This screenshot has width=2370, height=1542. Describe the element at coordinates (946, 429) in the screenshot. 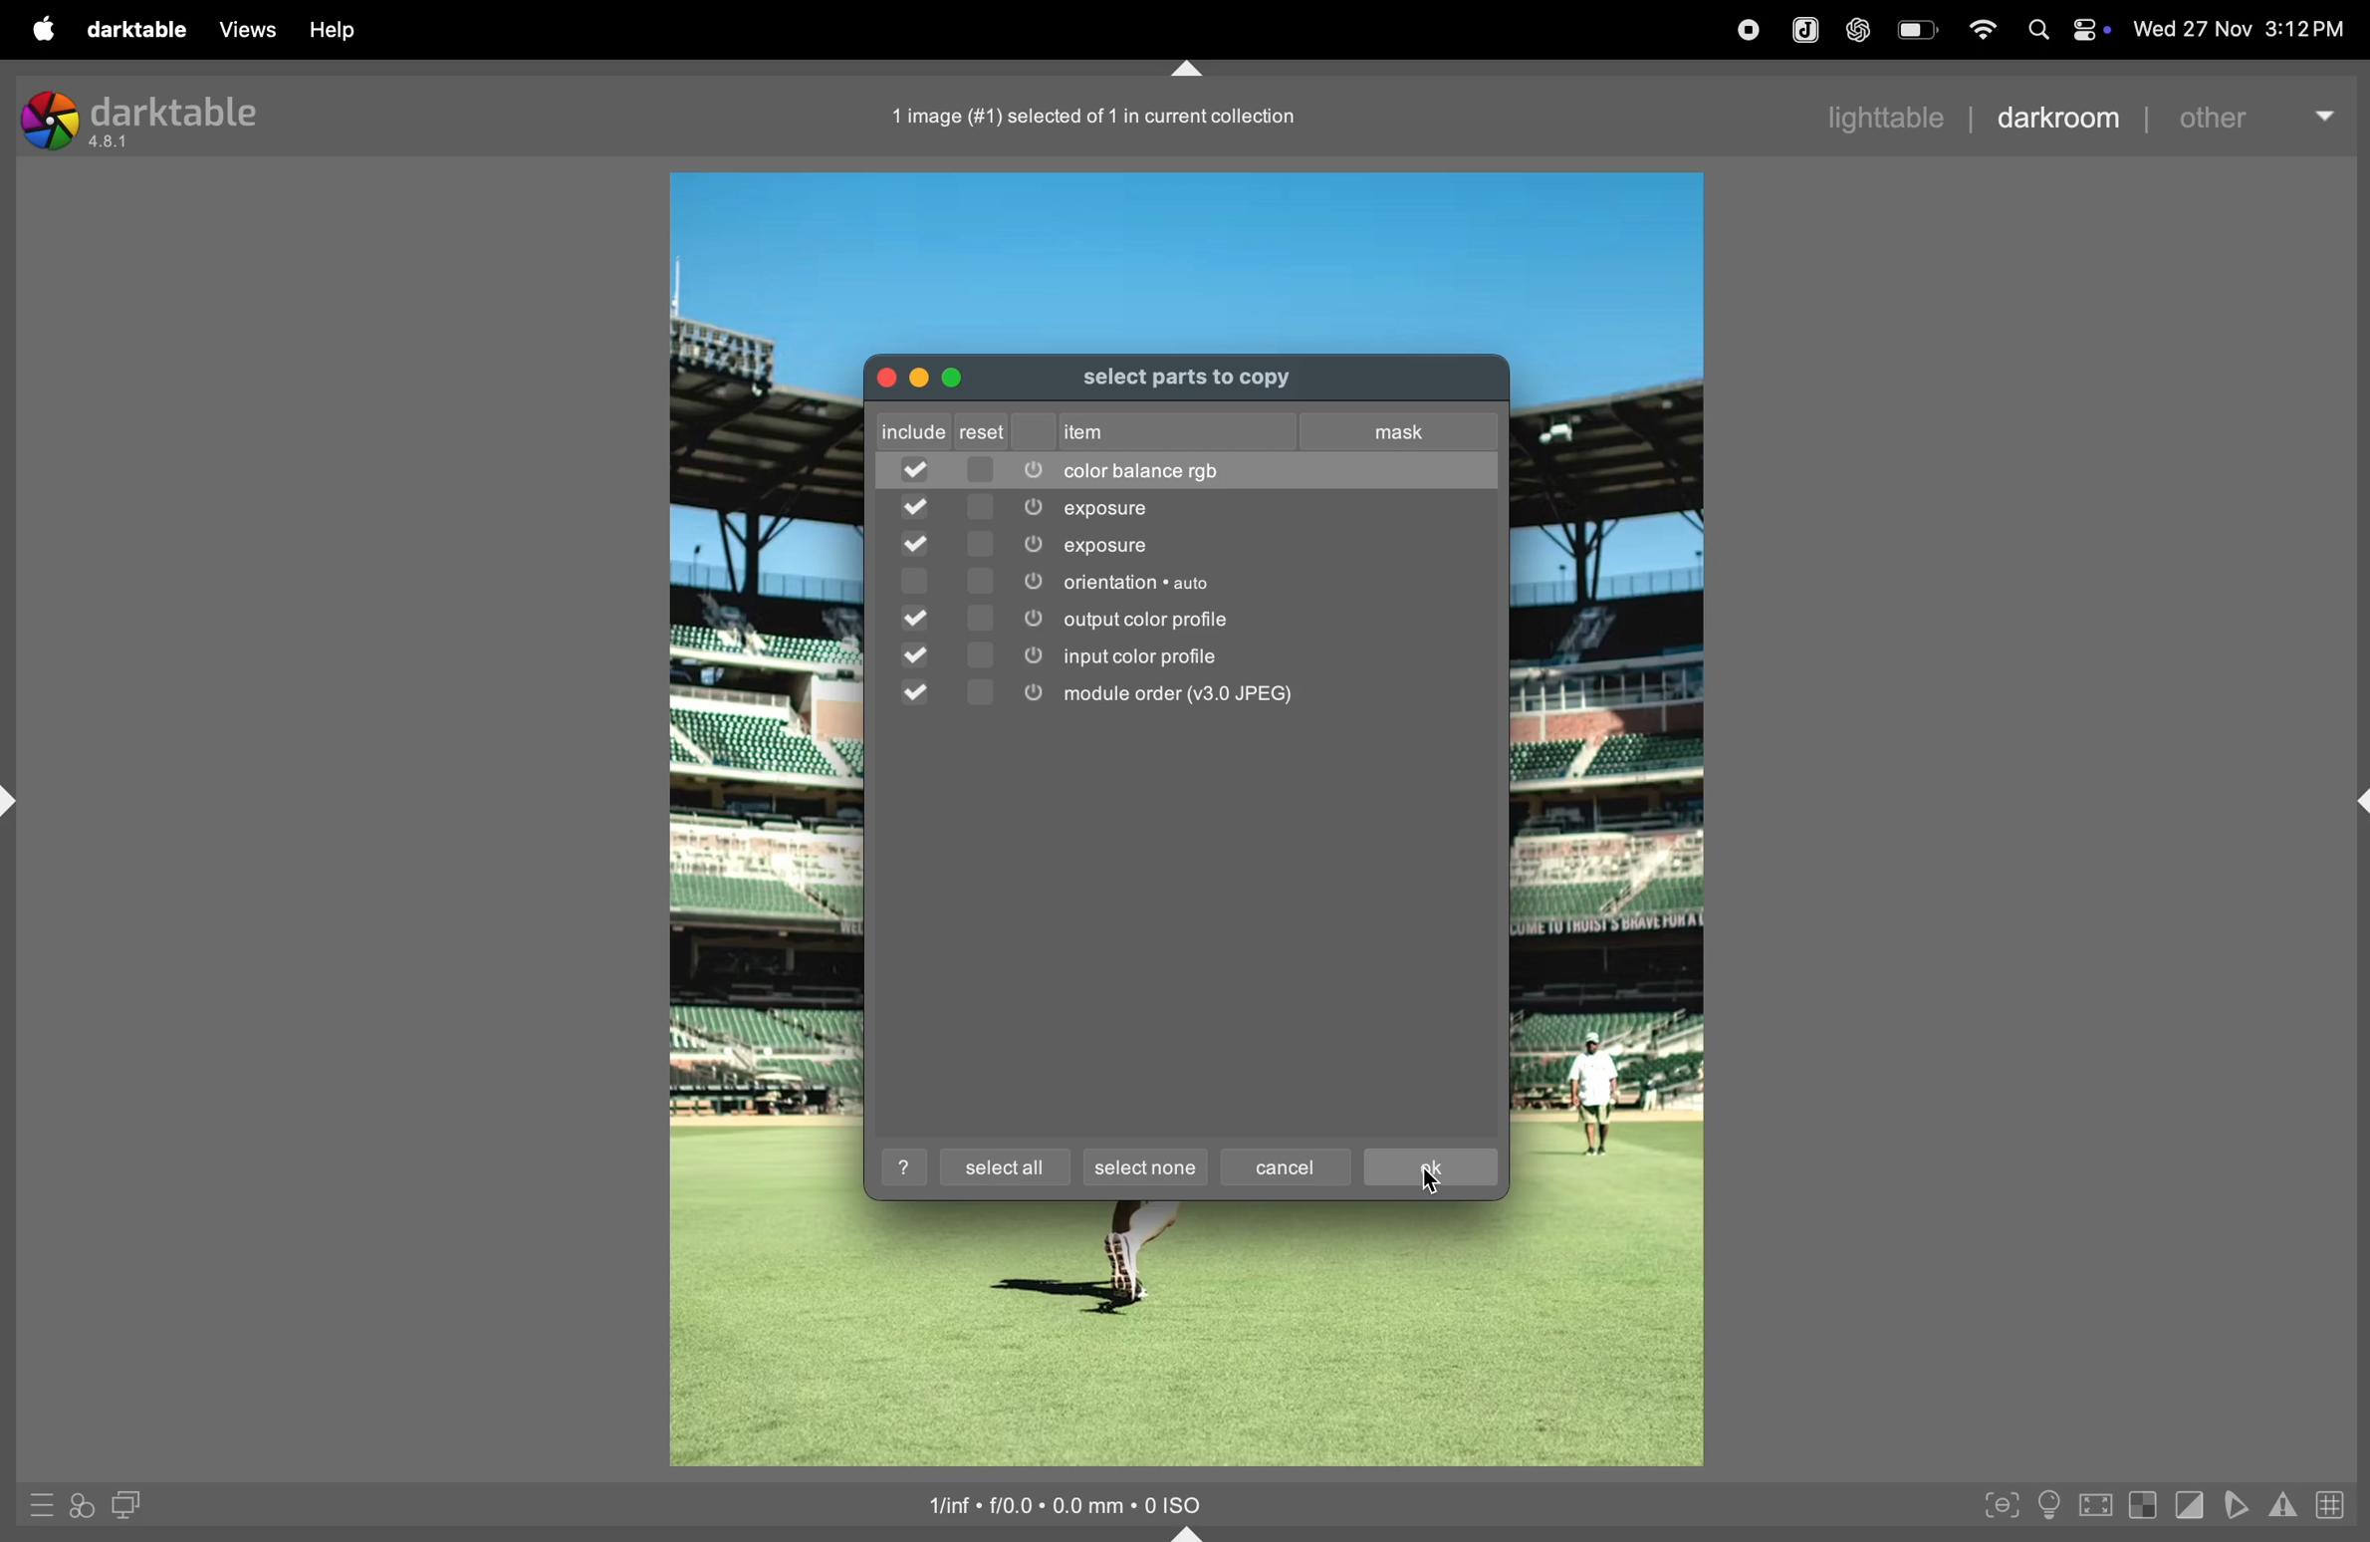

I see `include` at that location.